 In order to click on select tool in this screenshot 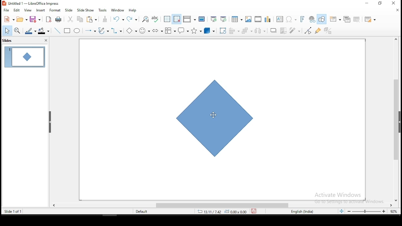, I will do `click(6, 31)`.